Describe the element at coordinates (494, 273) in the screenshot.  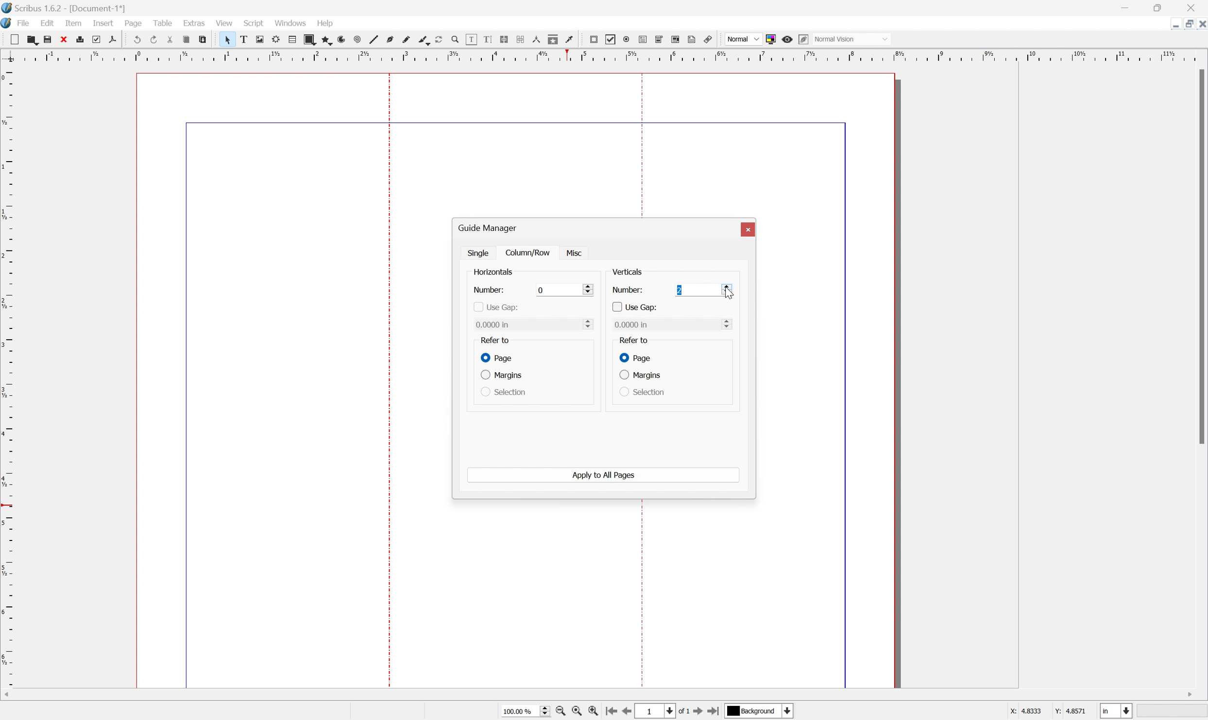
I see `horizontals` at that location.